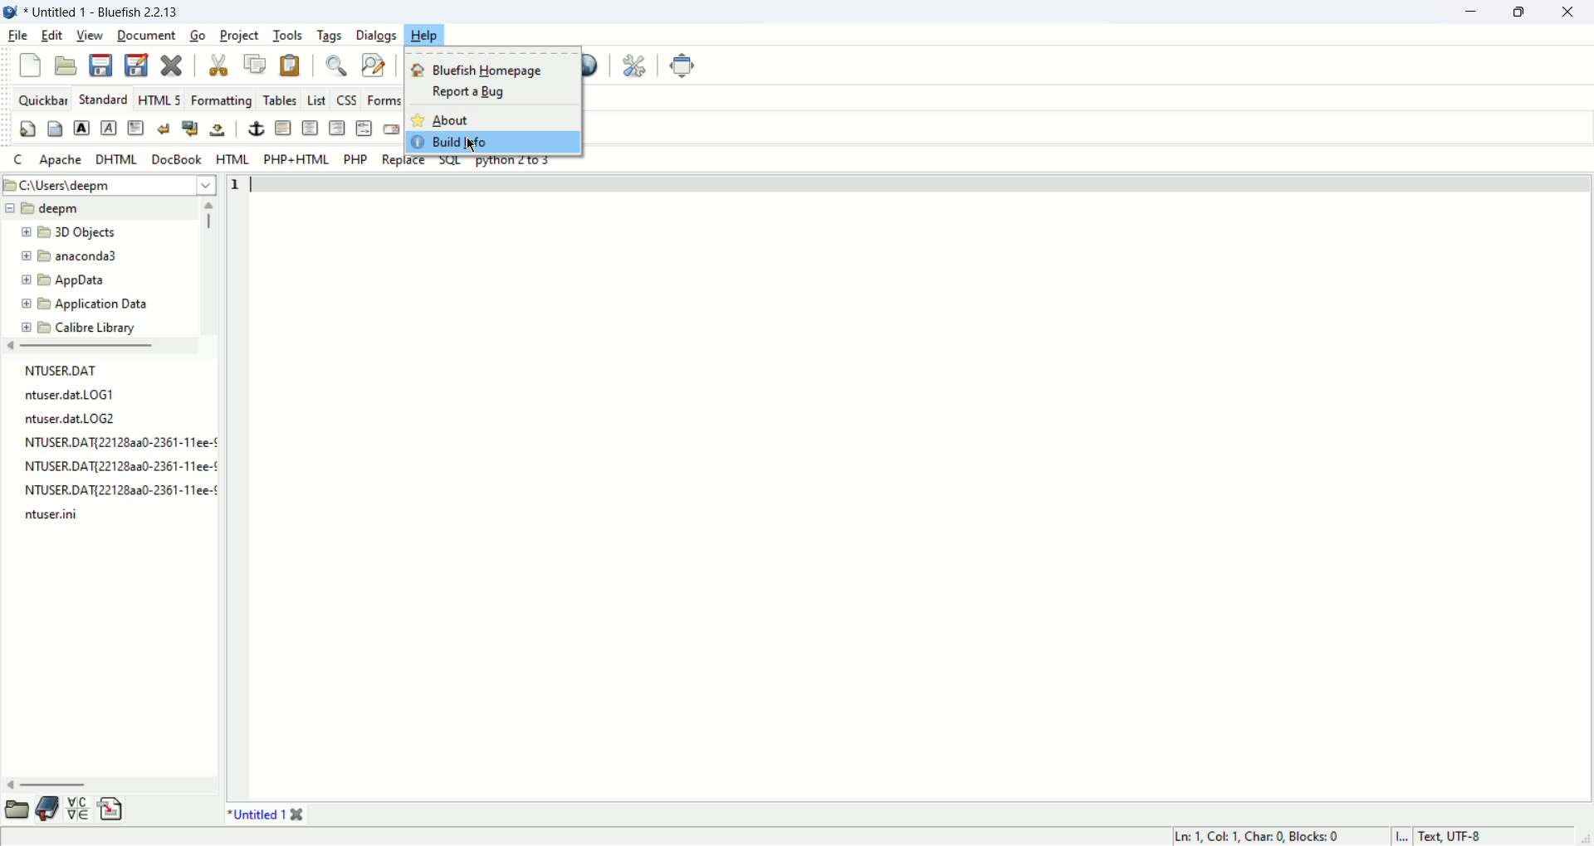 Image resolution: width=1594 pixels, height=846 pixels. What do you see at coordinates (16, 36) in the screenshot?
I see `file` at bounding box center [16, 36].